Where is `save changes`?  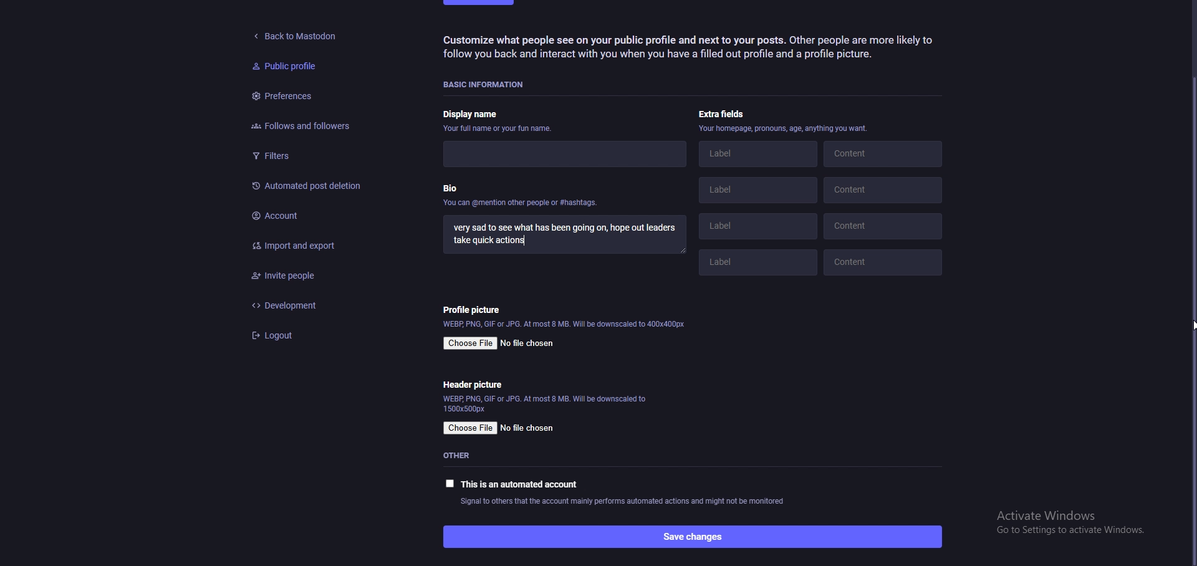 save changes is located at coordinates (691, 536).